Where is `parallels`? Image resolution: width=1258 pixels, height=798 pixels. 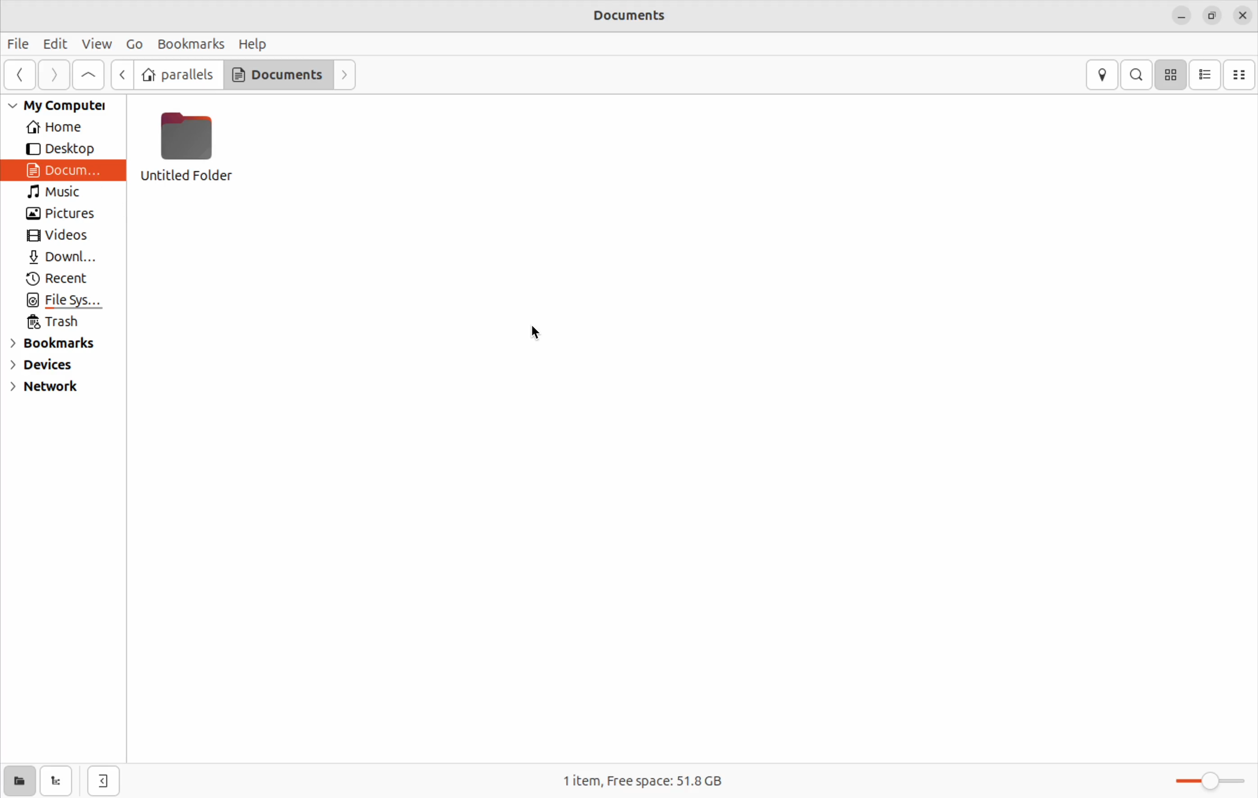 parallels is located at coordinates (177, 75).